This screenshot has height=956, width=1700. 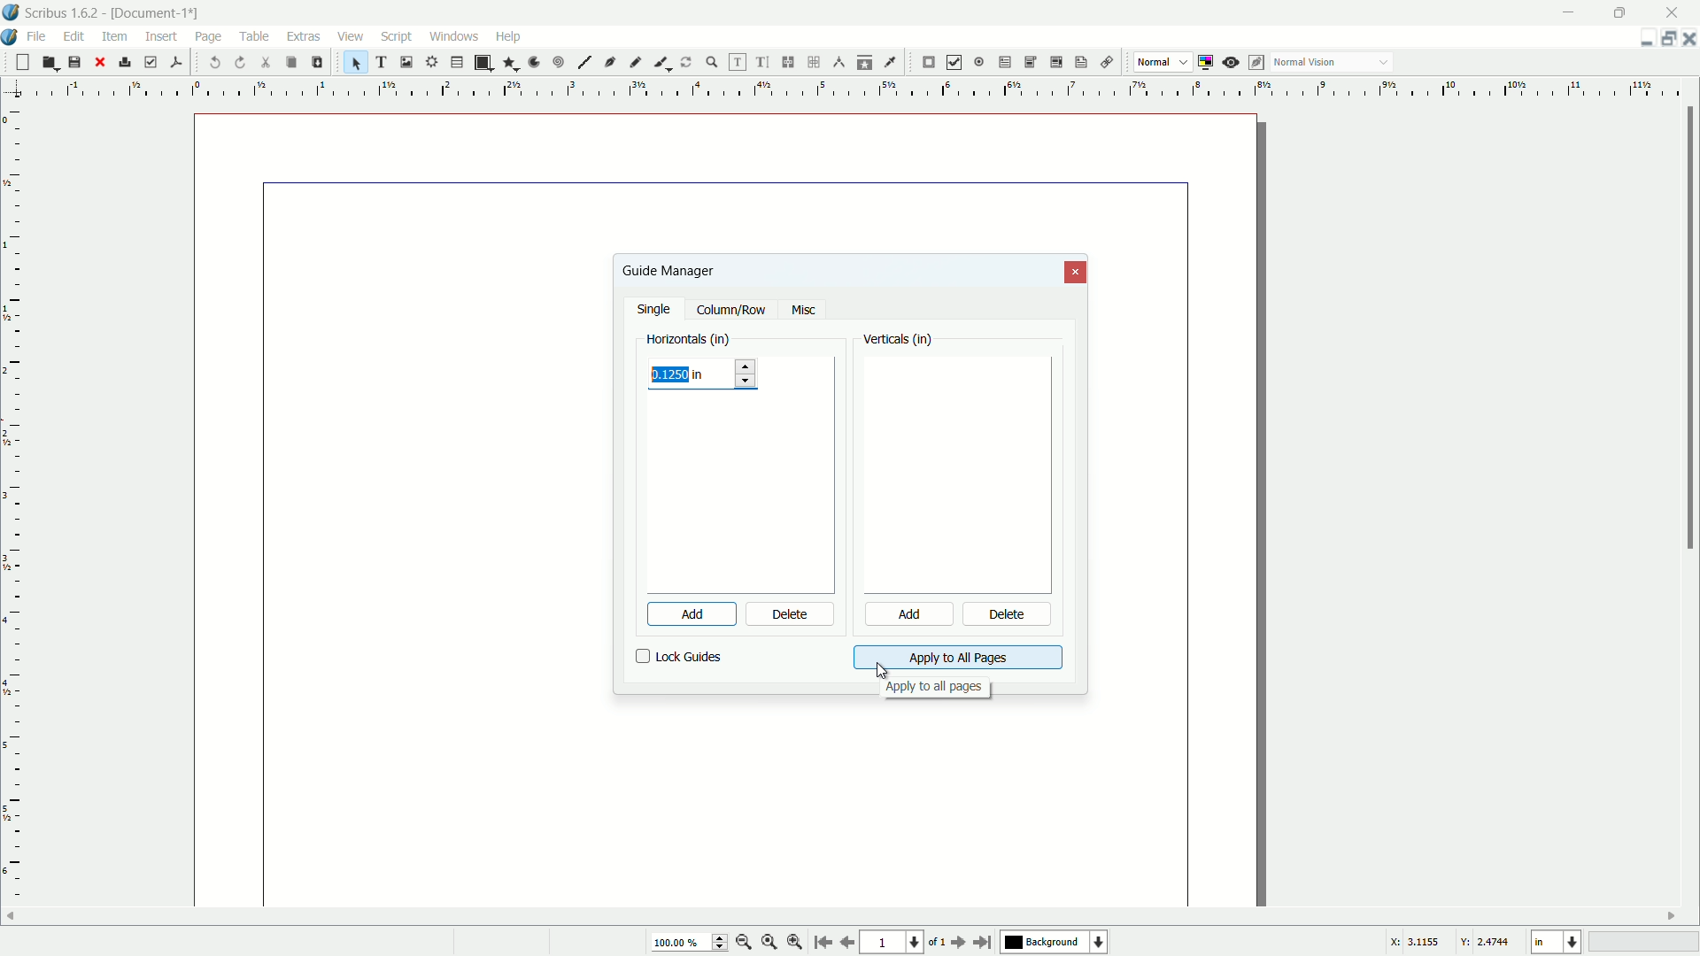 I want to click on app icon, so click(x=11, y=12).